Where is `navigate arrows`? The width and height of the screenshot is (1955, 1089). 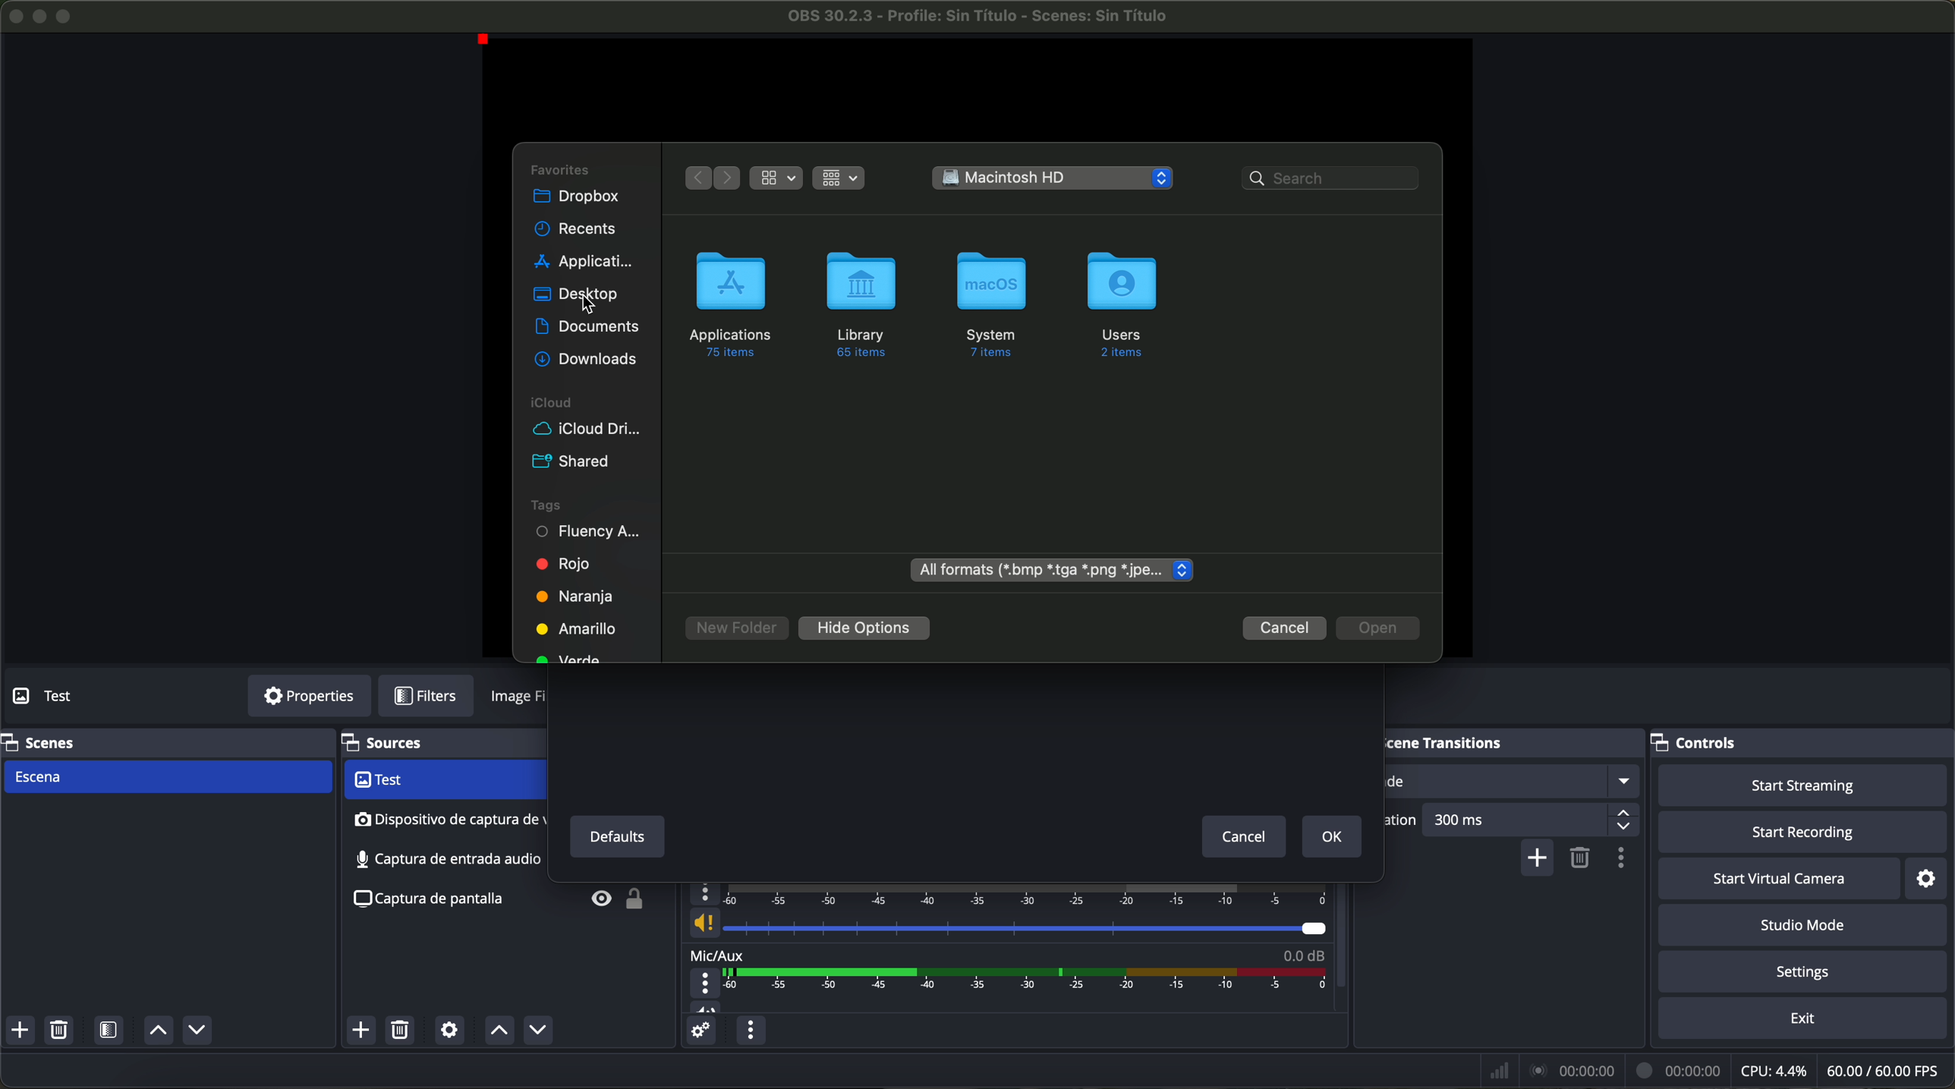
navigate arrows is located at coordinates (713, 178).